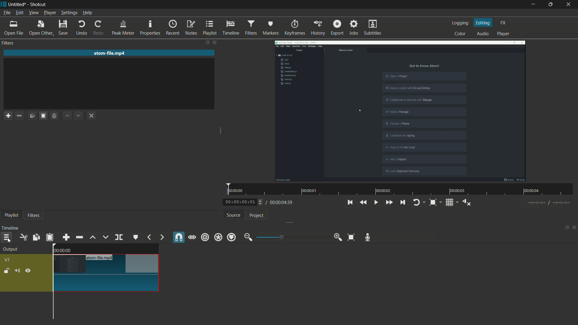  I want to click on color, so click(461, 34).